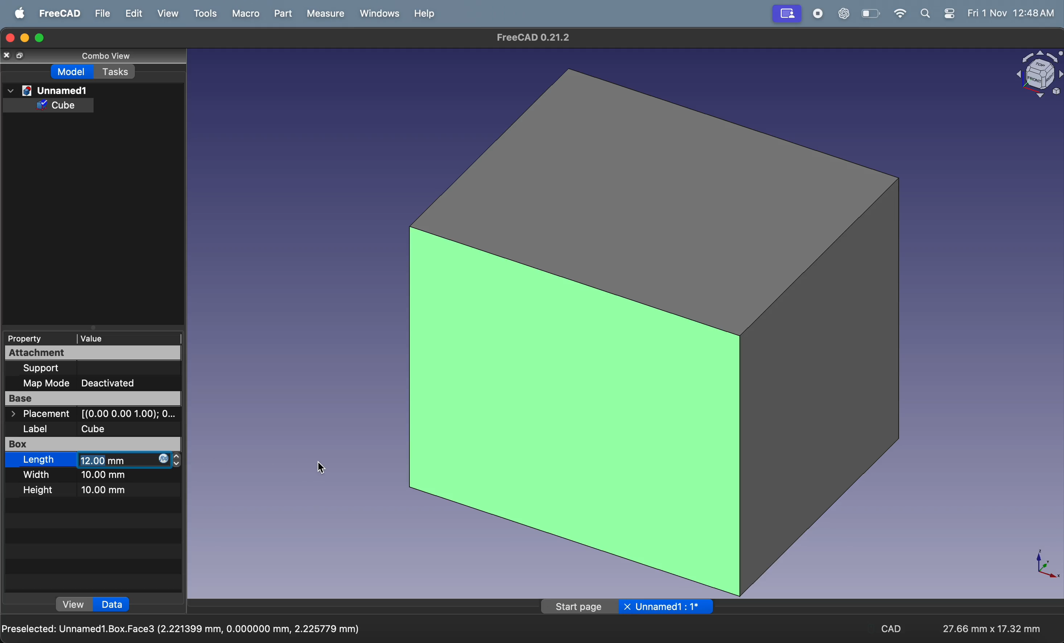  What do you see at coordinates (670, 607) in the screenshot?
I see `Unnamed1: 1*` at bounding box center [670, 607].